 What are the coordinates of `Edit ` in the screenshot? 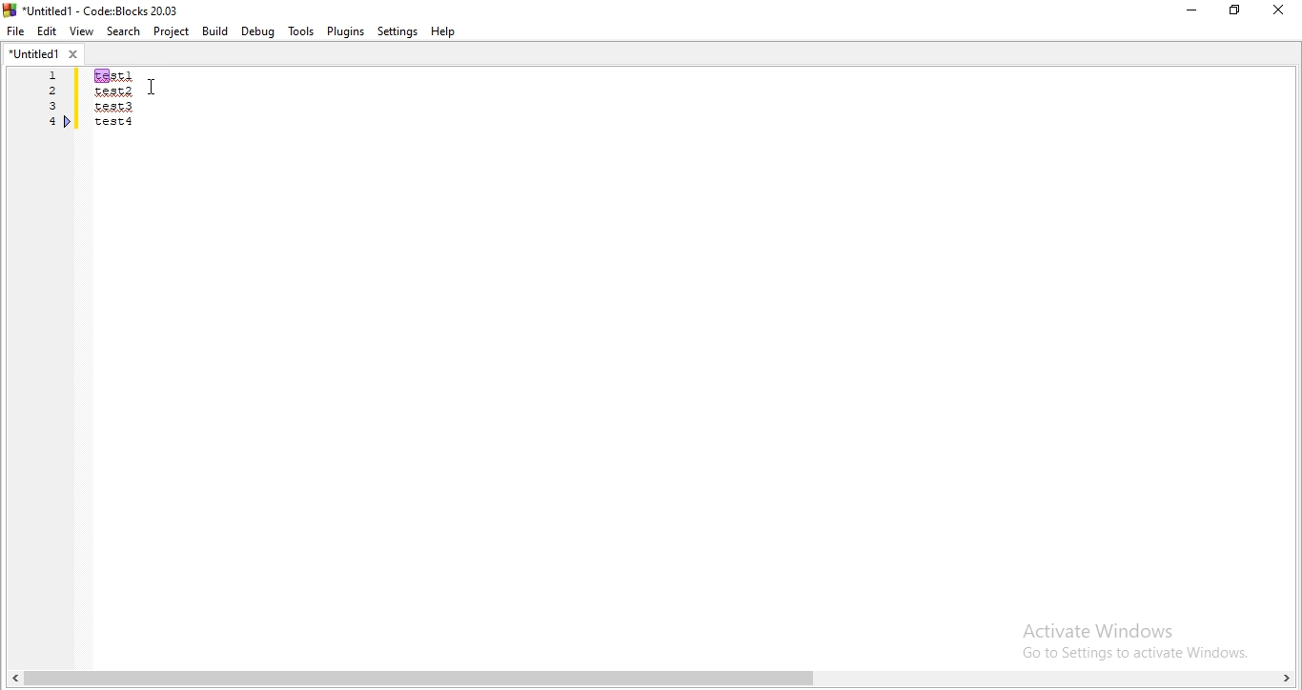 It's located at (46, 30).